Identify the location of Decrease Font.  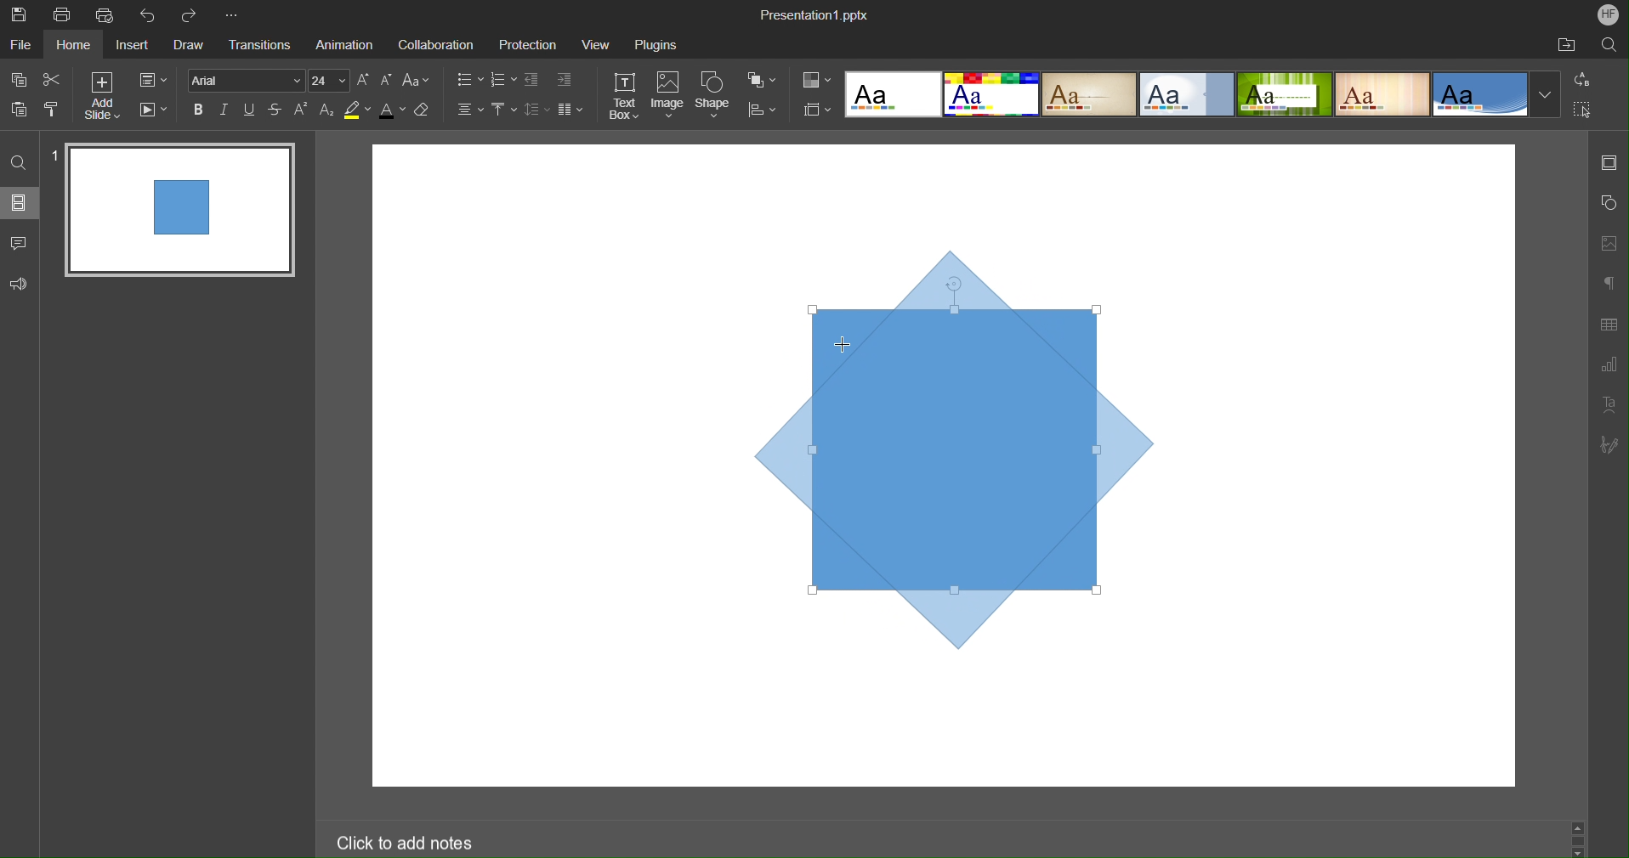
(386, 82).